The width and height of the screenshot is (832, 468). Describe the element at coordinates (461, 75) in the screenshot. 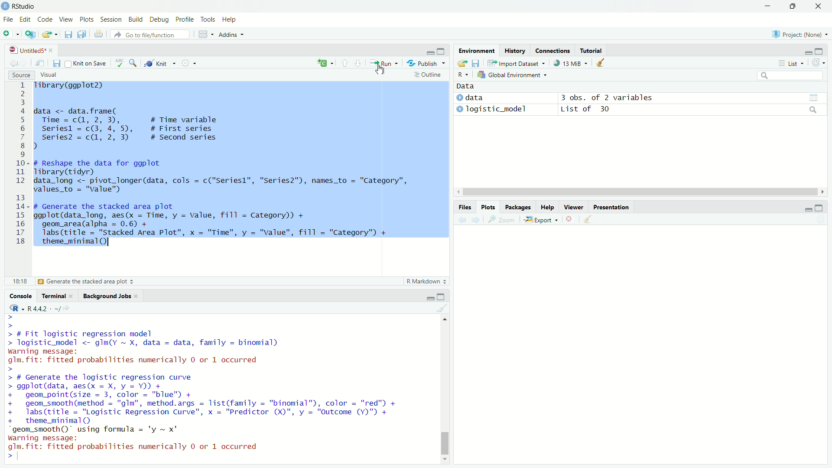

I see `R~` at that location.